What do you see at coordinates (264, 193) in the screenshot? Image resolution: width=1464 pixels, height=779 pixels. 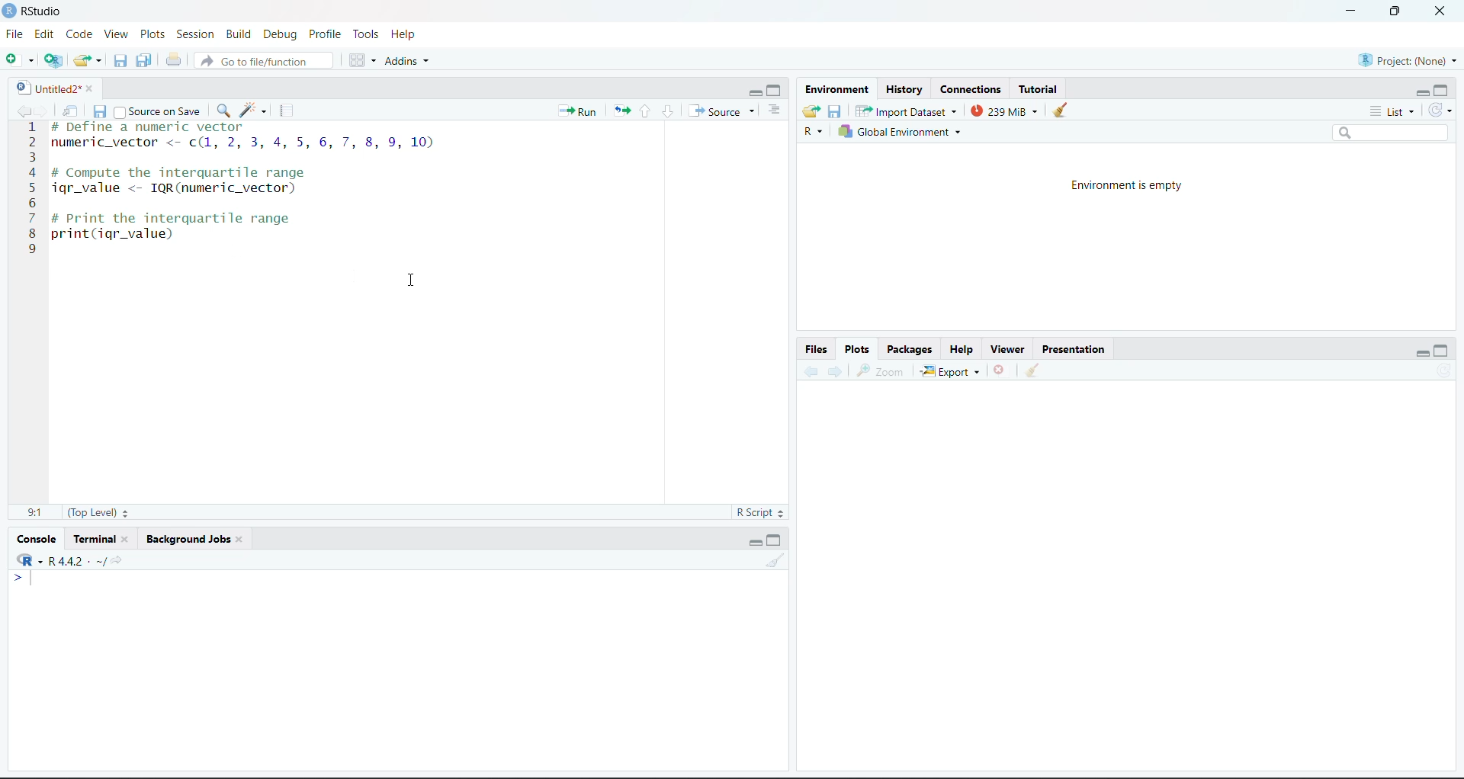 I see `fr Suns qe. 5 GEoe—— We S—-
numeric_vector <- c(1, 2, 3, 4, 5, 6, 7, 8, 9, 10)

# Compute the interquartile range

igr_value <- IQR(numeric_vector)

# Print the interquartile range

print(igr_value)` at bounding box center [264, 193].